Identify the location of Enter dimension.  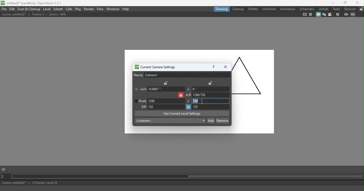
(210, 89).